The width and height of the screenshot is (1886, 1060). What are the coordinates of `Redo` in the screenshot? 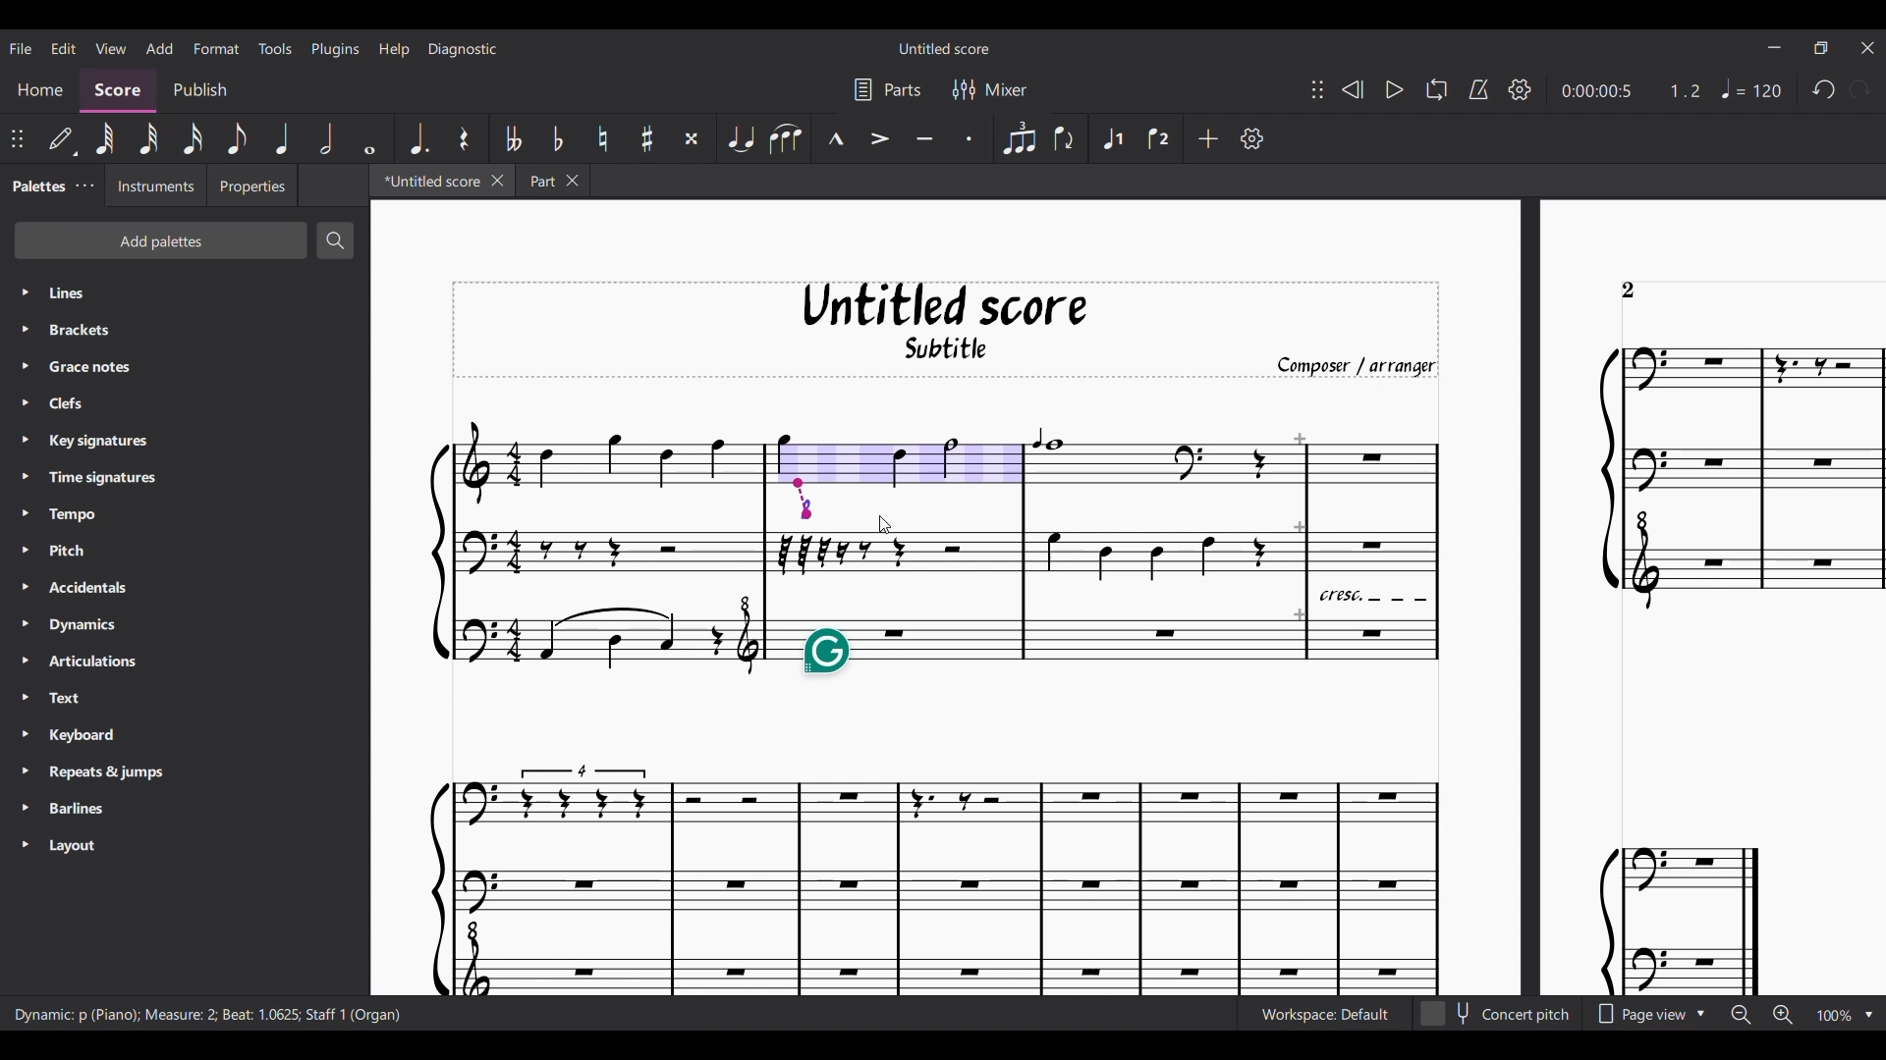 It's located at (1859, 89).